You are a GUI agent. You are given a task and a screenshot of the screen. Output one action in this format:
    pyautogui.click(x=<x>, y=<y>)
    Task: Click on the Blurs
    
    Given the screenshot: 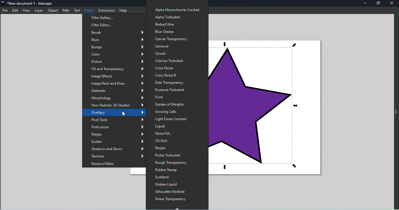 What is the action you would take?
    pyautogui.click(x=116, y=40)
    